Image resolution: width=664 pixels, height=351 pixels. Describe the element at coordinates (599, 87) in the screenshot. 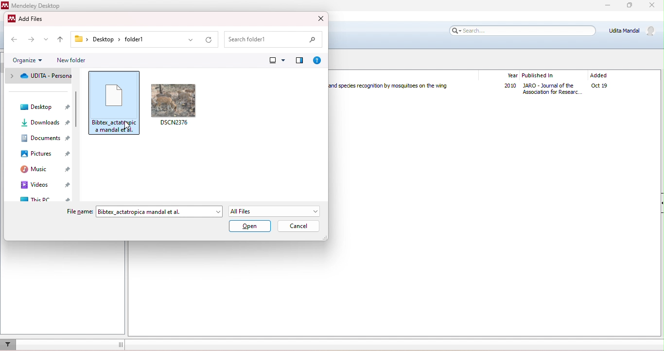

I see `oct19` at that location.